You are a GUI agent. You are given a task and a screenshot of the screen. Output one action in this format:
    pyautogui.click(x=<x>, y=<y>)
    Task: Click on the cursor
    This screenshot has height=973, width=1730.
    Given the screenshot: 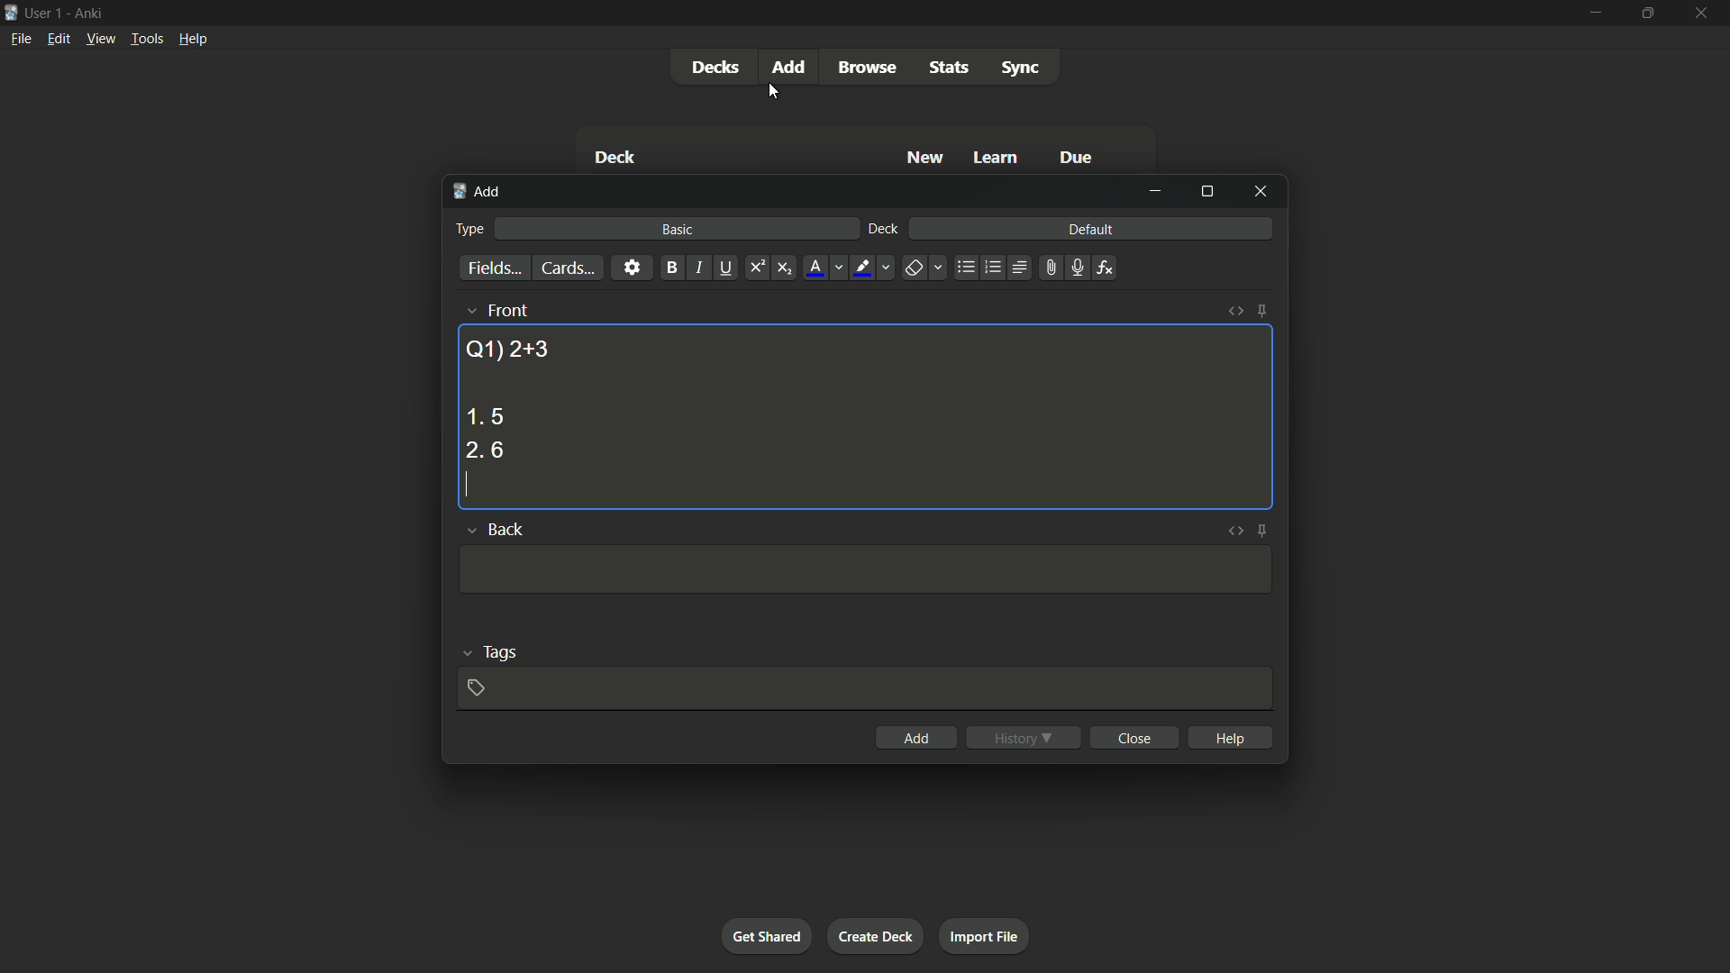 What is the action you would take?
    pyautogui.click(x=466, y=485)
    